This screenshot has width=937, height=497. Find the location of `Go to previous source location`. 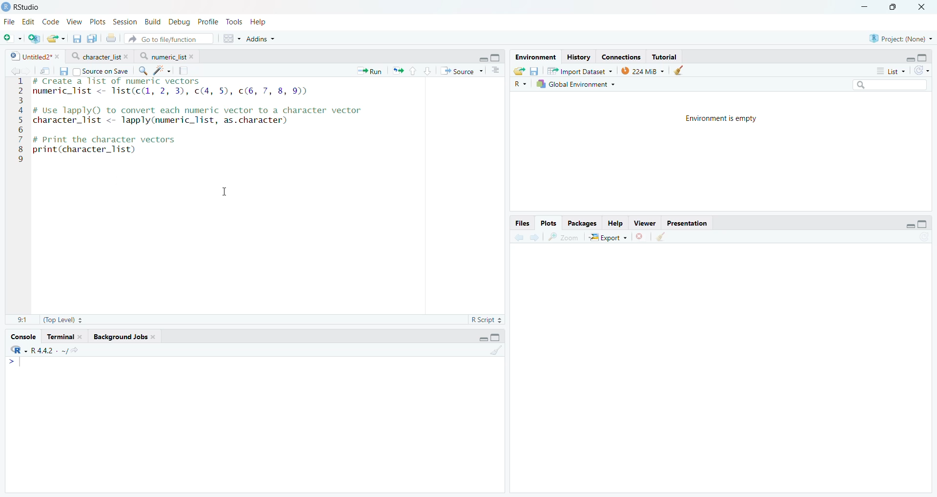

Go to previous source location is located at coordinates (13, 71).